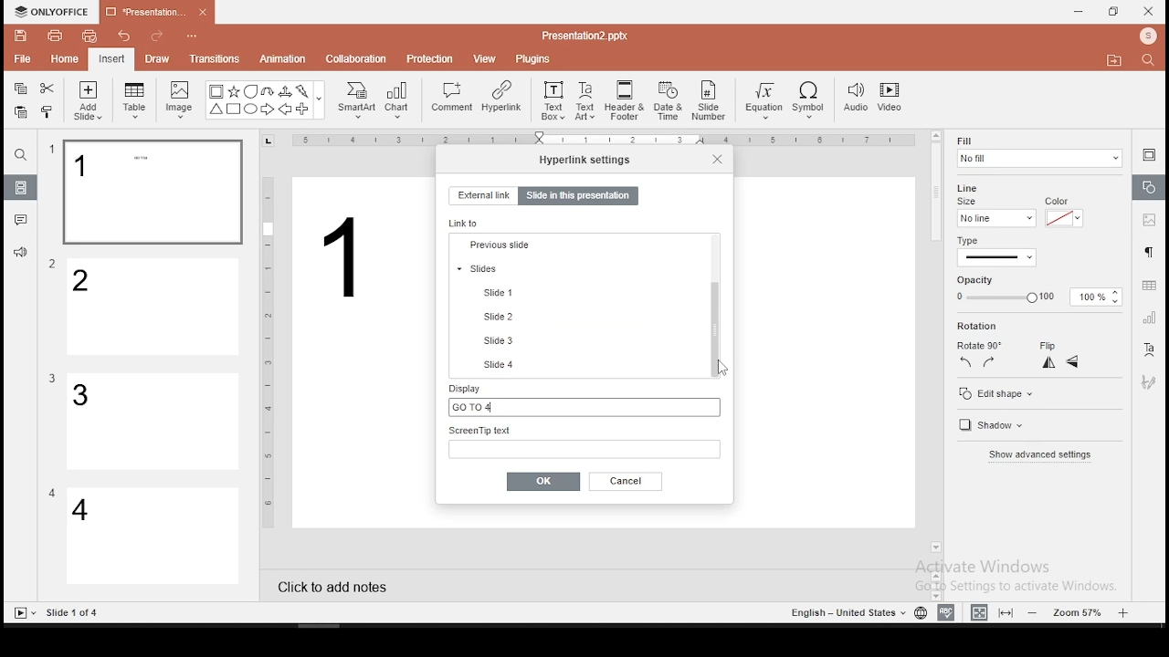 Image resolution: width=1169 pixels, height=657 pixels. What do you see at coordinates (20, 89) in the screenshot?
I see `copy` at bounding box center [20, 89].